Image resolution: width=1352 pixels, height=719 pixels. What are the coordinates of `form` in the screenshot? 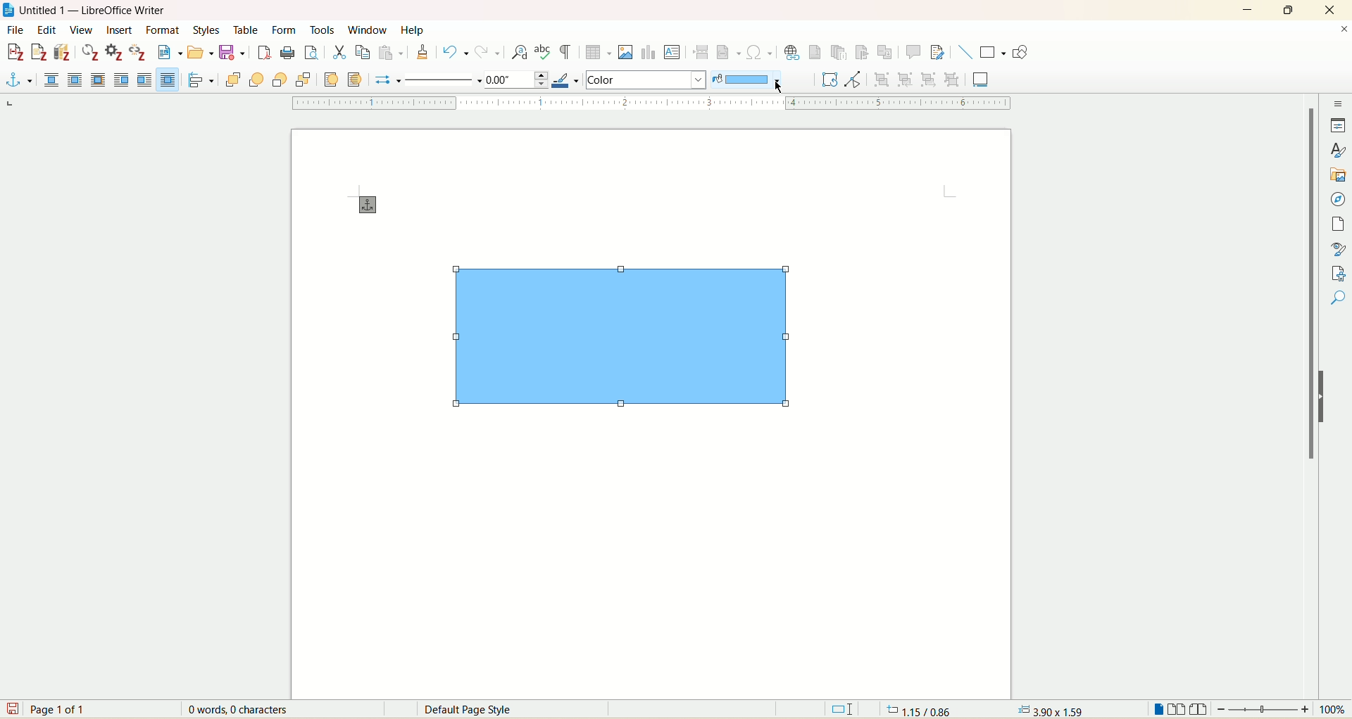 It's located at (285, 30).